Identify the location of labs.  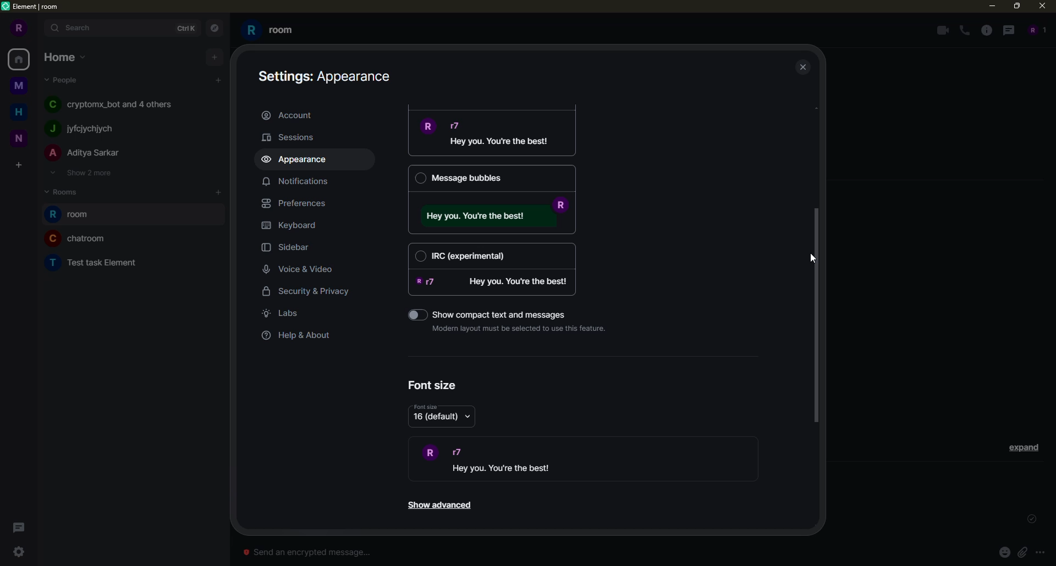
(284, 313).